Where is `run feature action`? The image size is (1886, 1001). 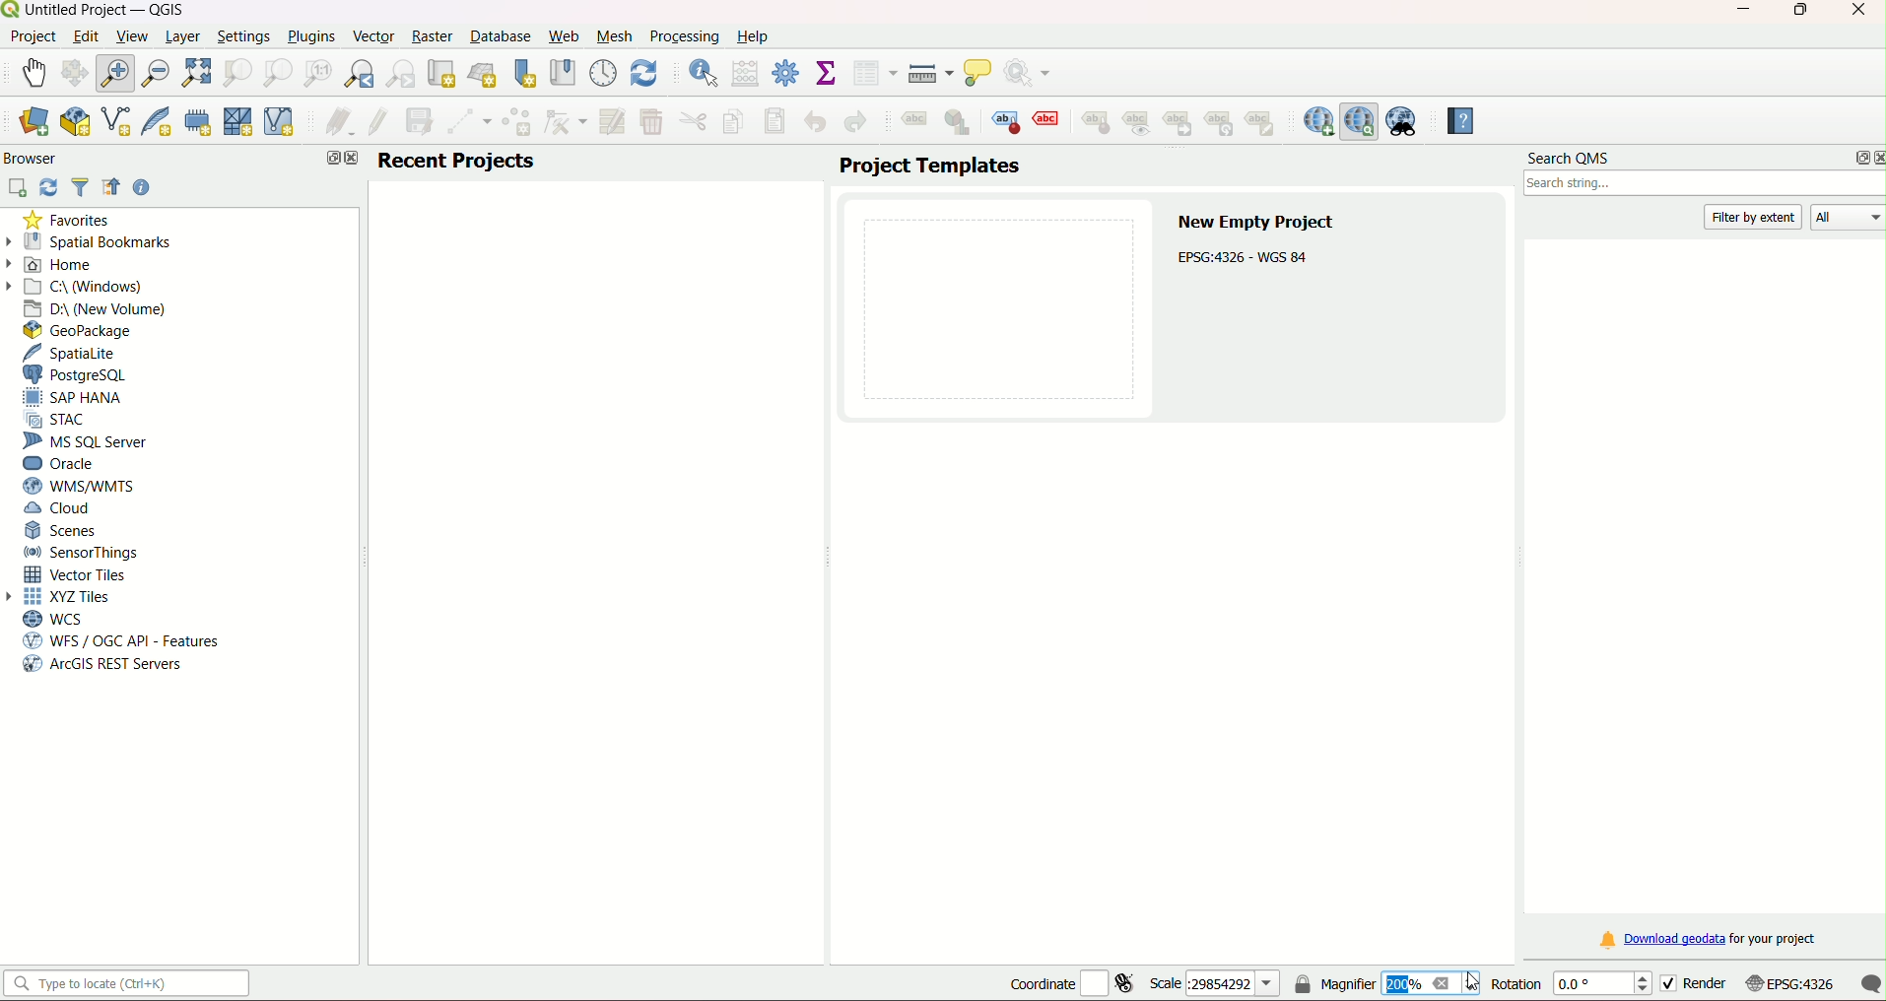 run feature action is located at coordinates (1034, 74).